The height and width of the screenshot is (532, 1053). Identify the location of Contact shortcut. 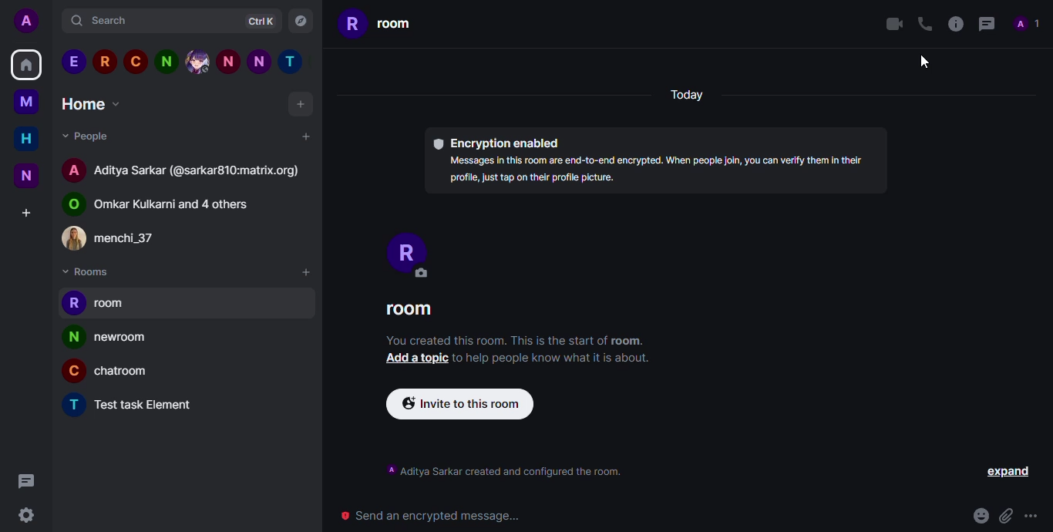
(259, 64).